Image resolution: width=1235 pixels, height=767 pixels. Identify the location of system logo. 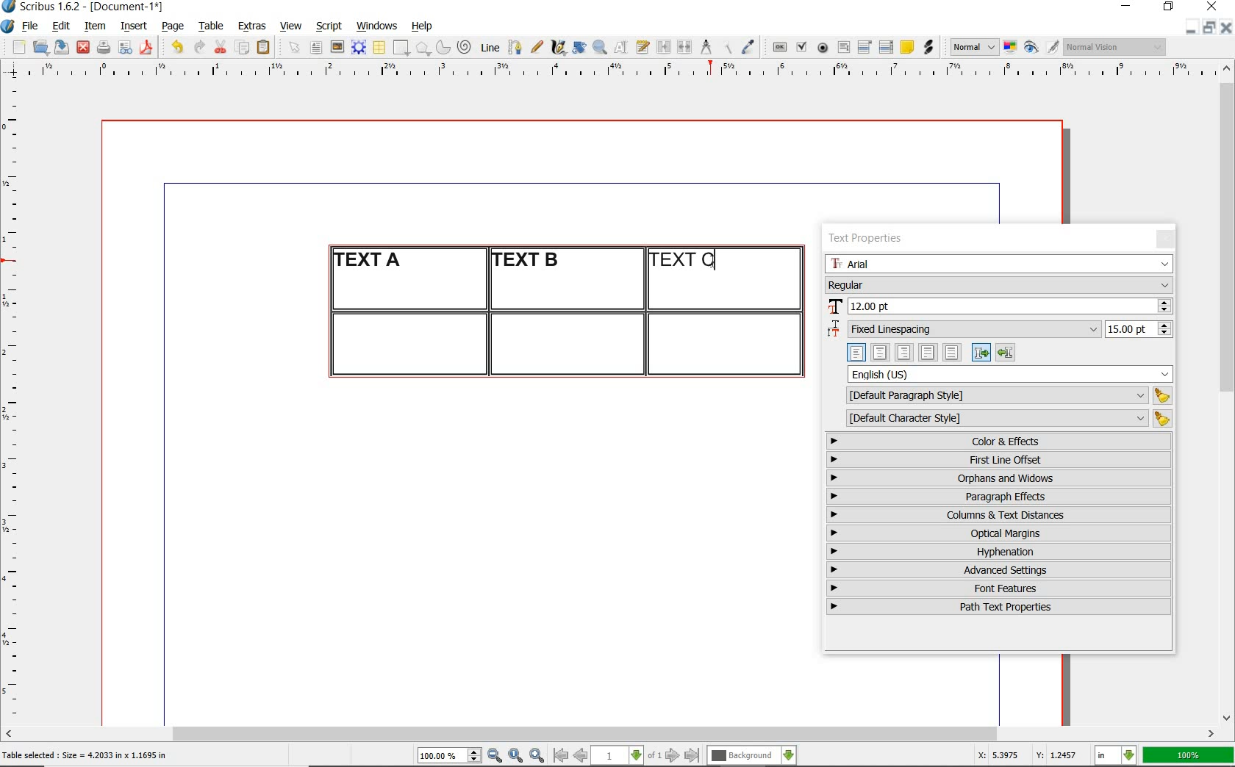
(9, 26).